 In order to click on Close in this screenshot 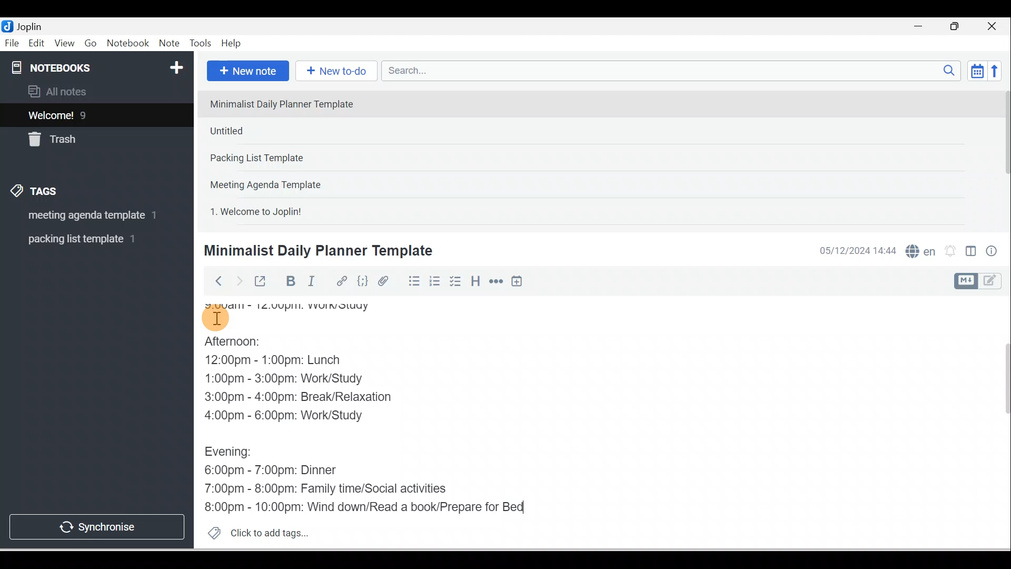, I will do `click(995, 26)`.